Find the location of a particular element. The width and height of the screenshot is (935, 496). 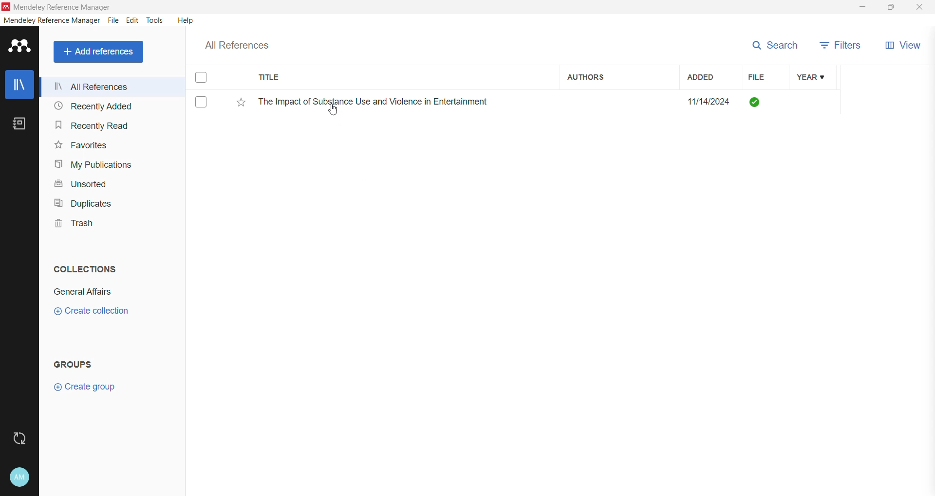

All References is located at coordinates (114, 87).